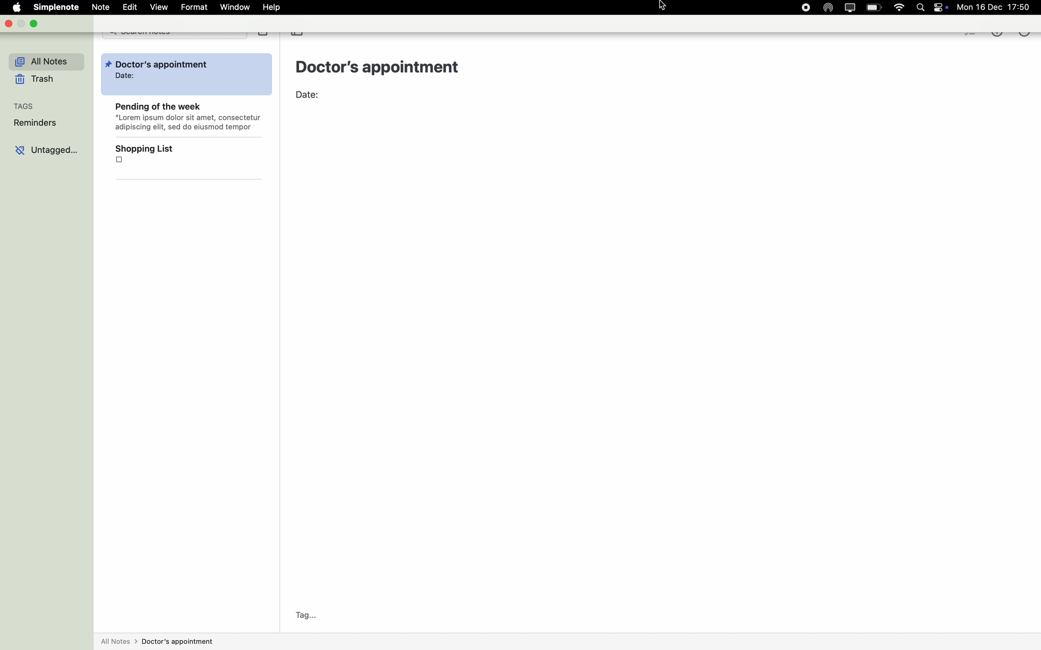 The width and height of the screenshot is (1041, 650). What do you see at coordinates (188, 159) in the screenshot?
I see `shopping list note` at bounding box center [188, 159].